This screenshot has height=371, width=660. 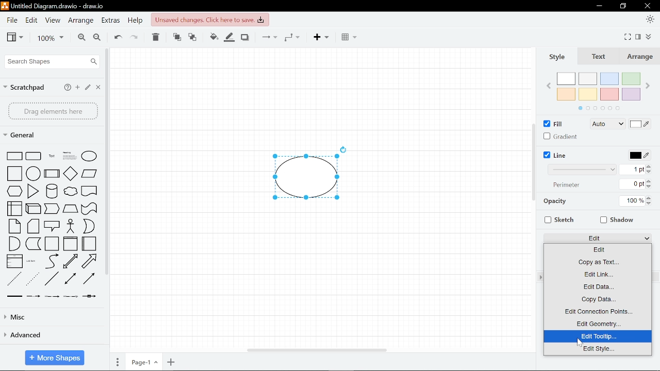 I want to click on and, so click(x=14, y=244).